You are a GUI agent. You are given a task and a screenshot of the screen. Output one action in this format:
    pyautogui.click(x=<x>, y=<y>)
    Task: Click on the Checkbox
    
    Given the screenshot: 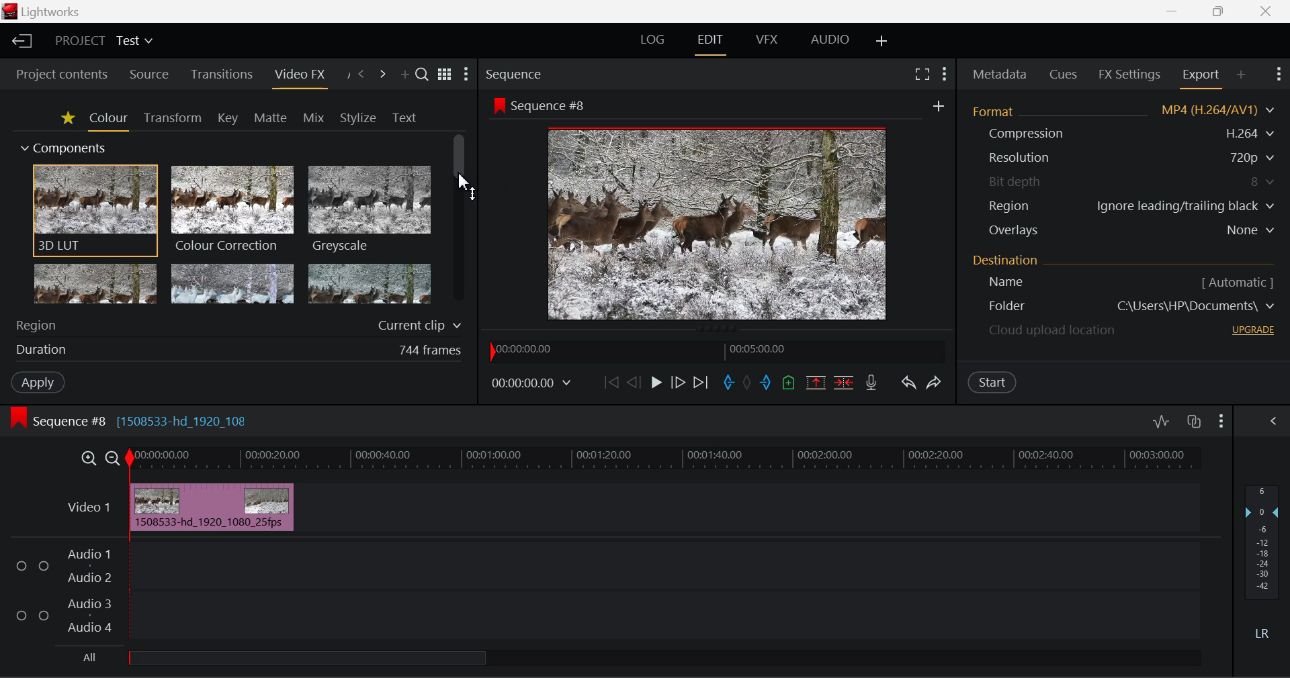 What is the action you would take?
    pyautogui.click(x=44, y=565)
    